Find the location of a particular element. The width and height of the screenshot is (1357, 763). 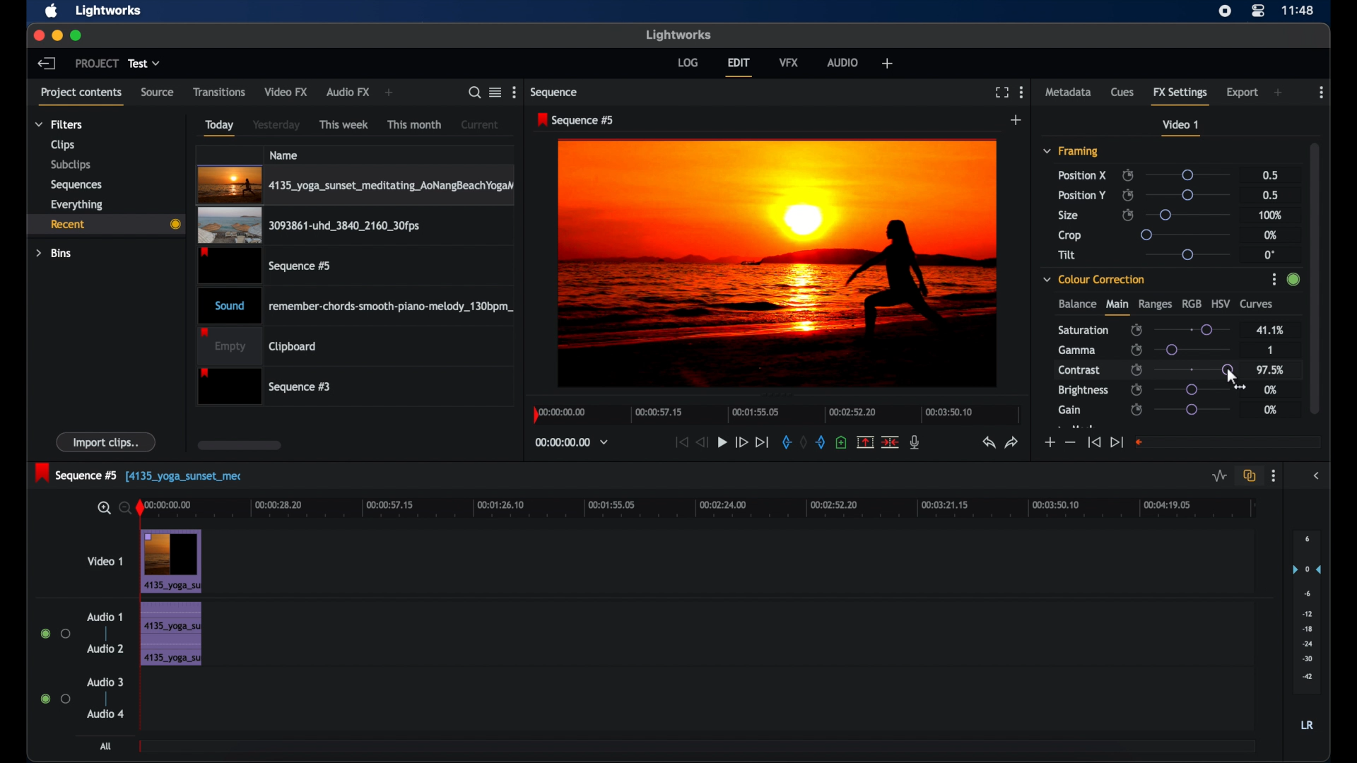

zoom is located at coordinates (112, 507).